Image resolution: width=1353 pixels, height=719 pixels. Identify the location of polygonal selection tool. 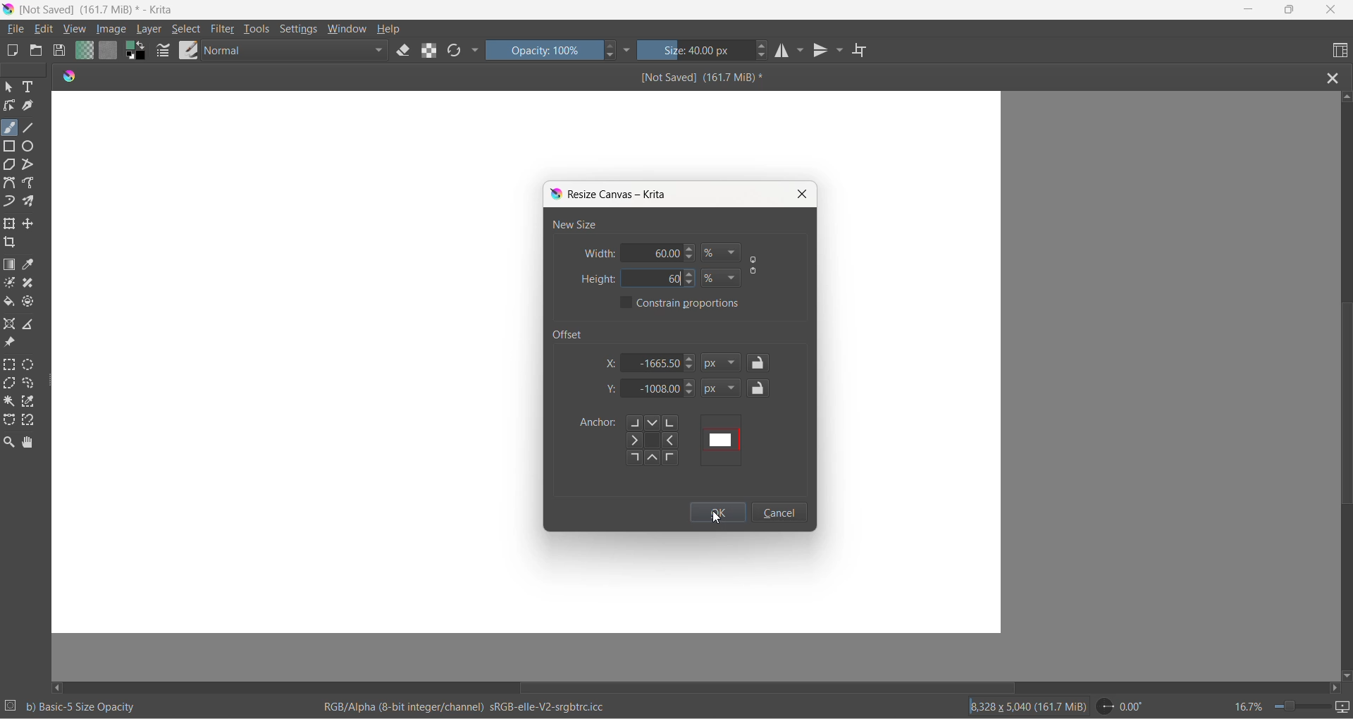
(11, 385).